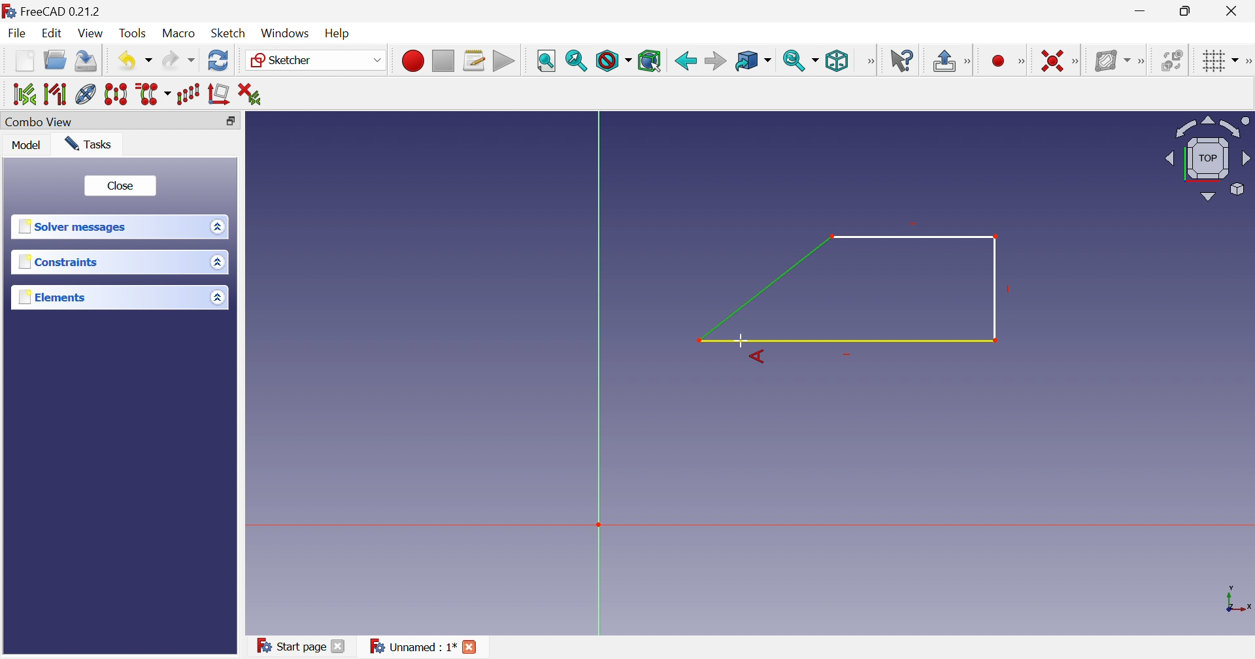  I want to click on Refresh, so click(218, 62).